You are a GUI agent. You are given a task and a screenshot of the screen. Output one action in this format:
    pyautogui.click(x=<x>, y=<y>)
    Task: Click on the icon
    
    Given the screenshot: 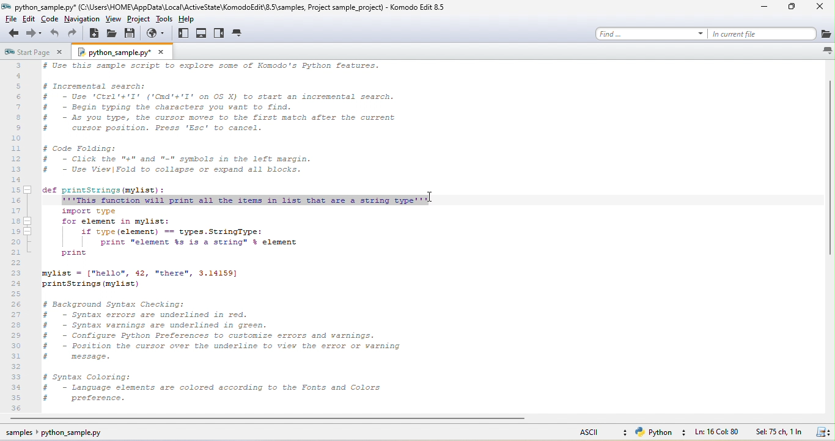 What is the action you would take?
    pyautogui.click(x=825, y=34)
    